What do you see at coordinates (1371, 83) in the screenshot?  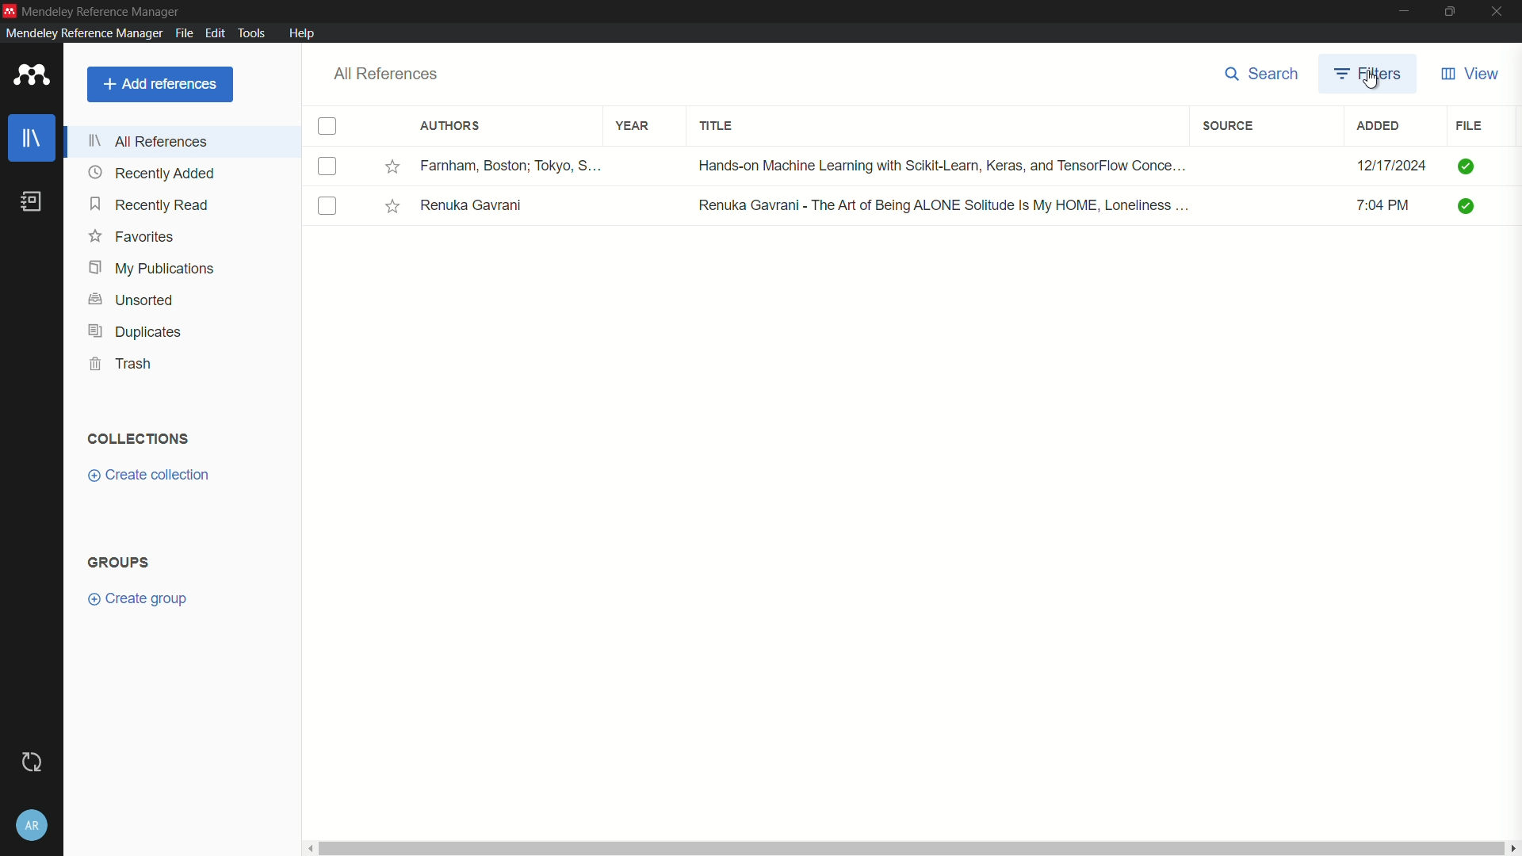 I see `cursor` at bounding box center [1371, 83].